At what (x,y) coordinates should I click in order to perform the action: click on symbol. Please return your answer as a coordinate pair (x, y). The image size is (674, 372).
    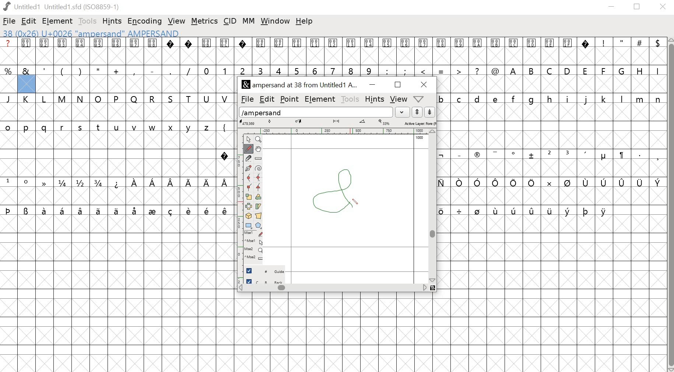
    Looking at the image, I should click on (621, 155).